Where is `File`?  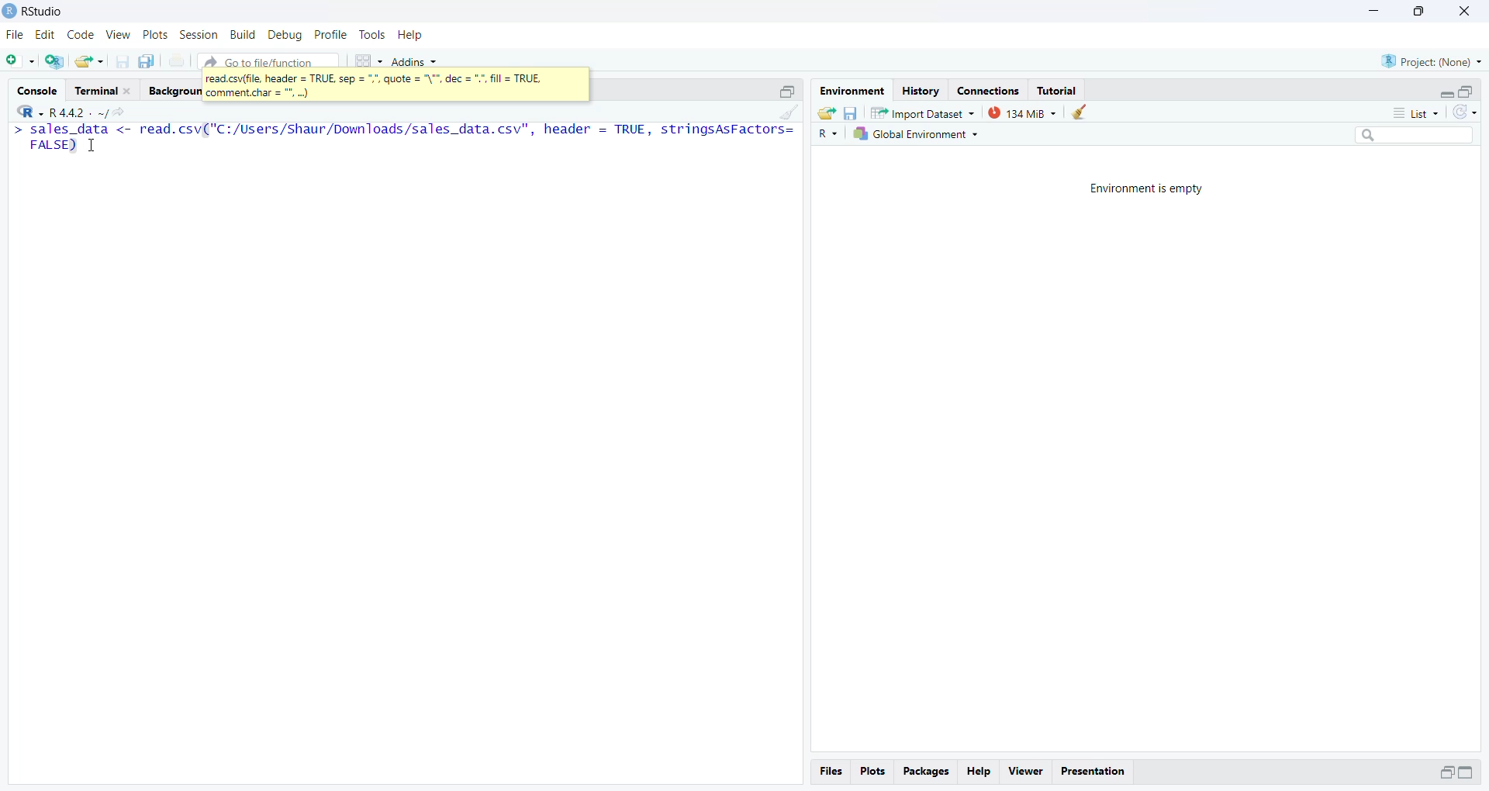
File is located at coordinates (15, 36).